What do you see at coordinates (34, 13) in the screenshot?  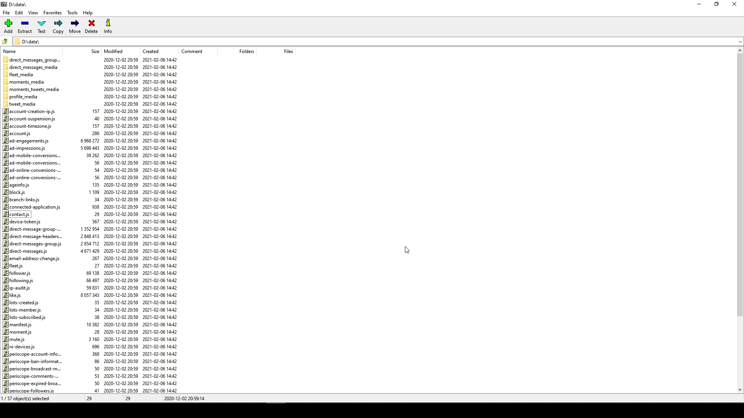 I see `View` at bounding box center [34, 13].